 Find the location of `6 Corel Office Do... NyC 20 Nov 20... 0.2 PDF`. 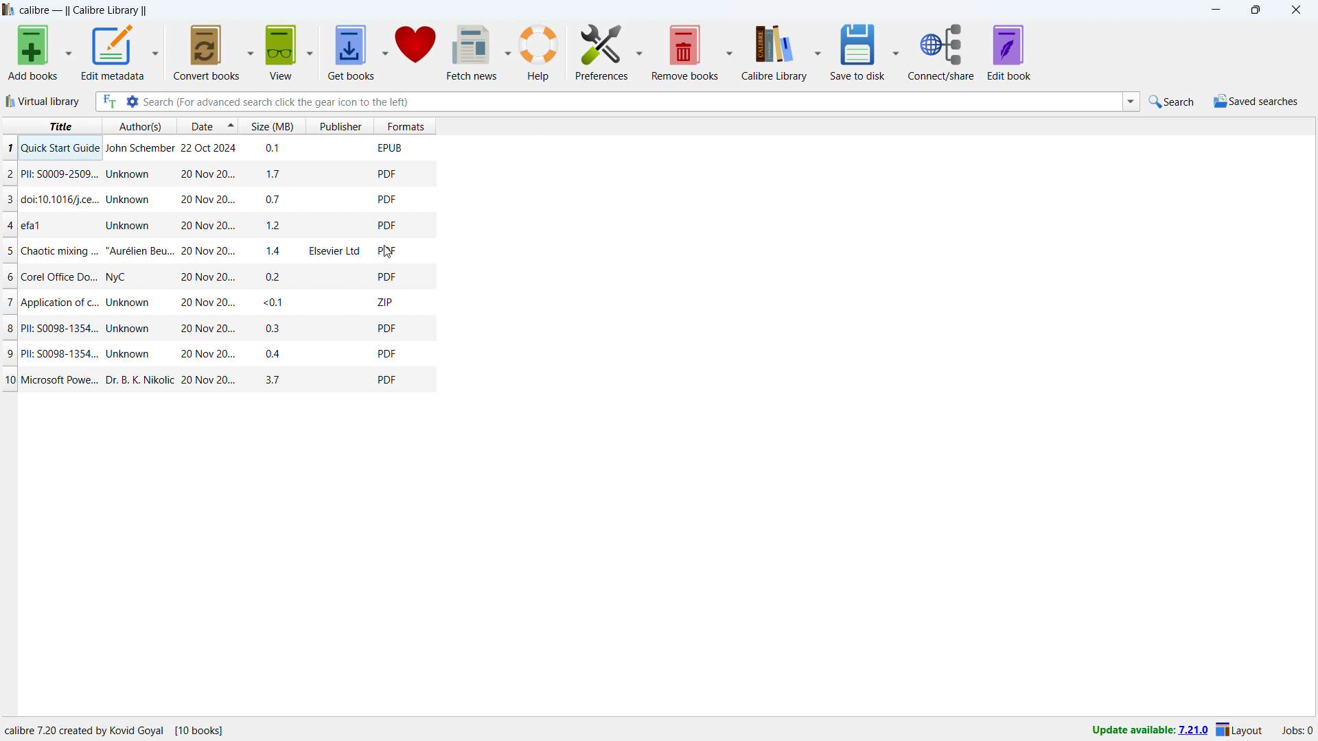

6 Corel Office Do... NyC 20 Nov 20... 0.2 PDF is located at coordinates (244, 275).